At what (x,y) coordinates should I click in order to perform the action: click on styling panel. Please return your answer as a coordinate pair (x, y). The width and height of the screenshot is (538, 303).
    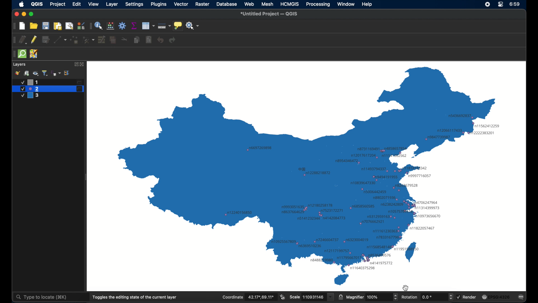
    Looking at the image, I should click on (17, 73).